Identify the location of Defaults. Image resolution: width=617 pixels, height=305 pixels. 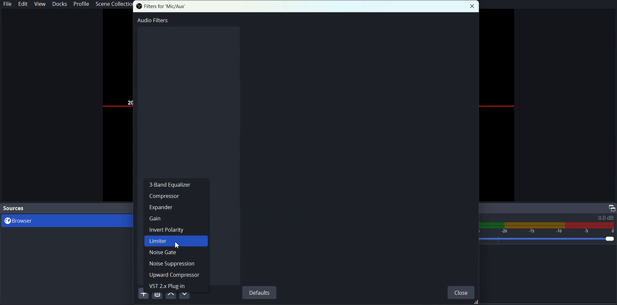
(259, 292).